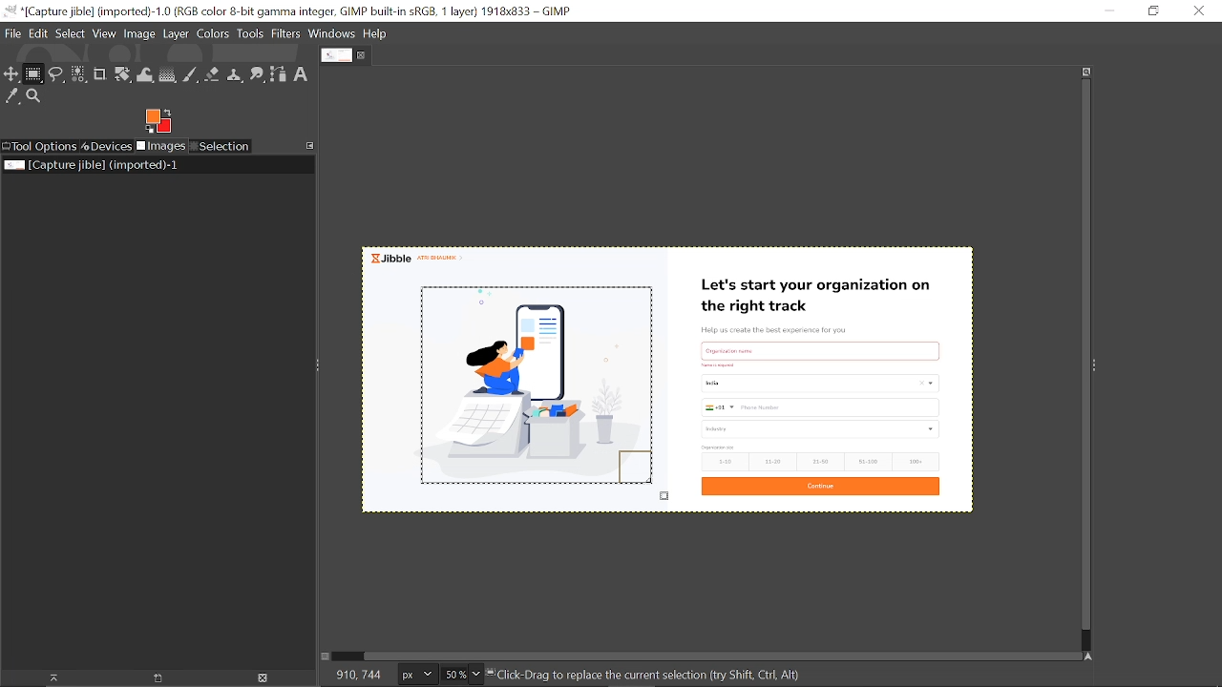  I want to click on Image, so click(139, 35).